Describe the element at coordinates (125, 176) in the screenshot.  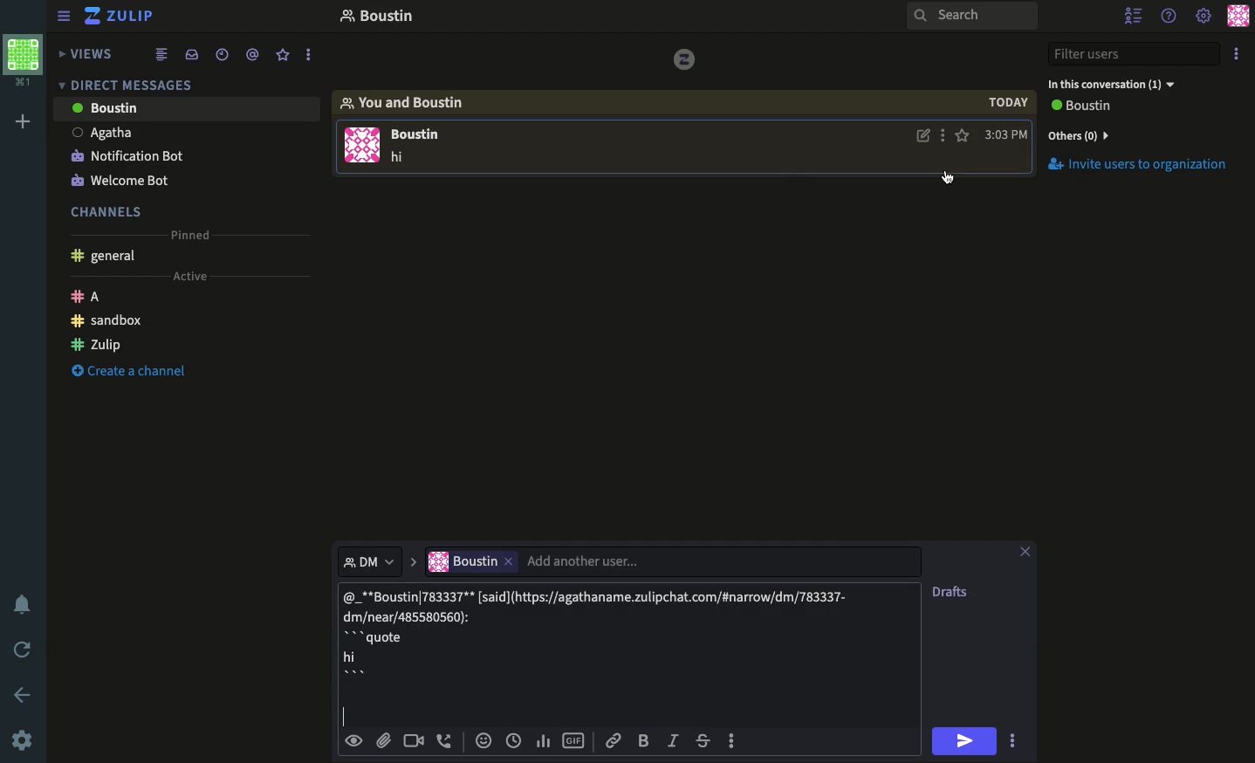
I see `Welcome bot` at that location.